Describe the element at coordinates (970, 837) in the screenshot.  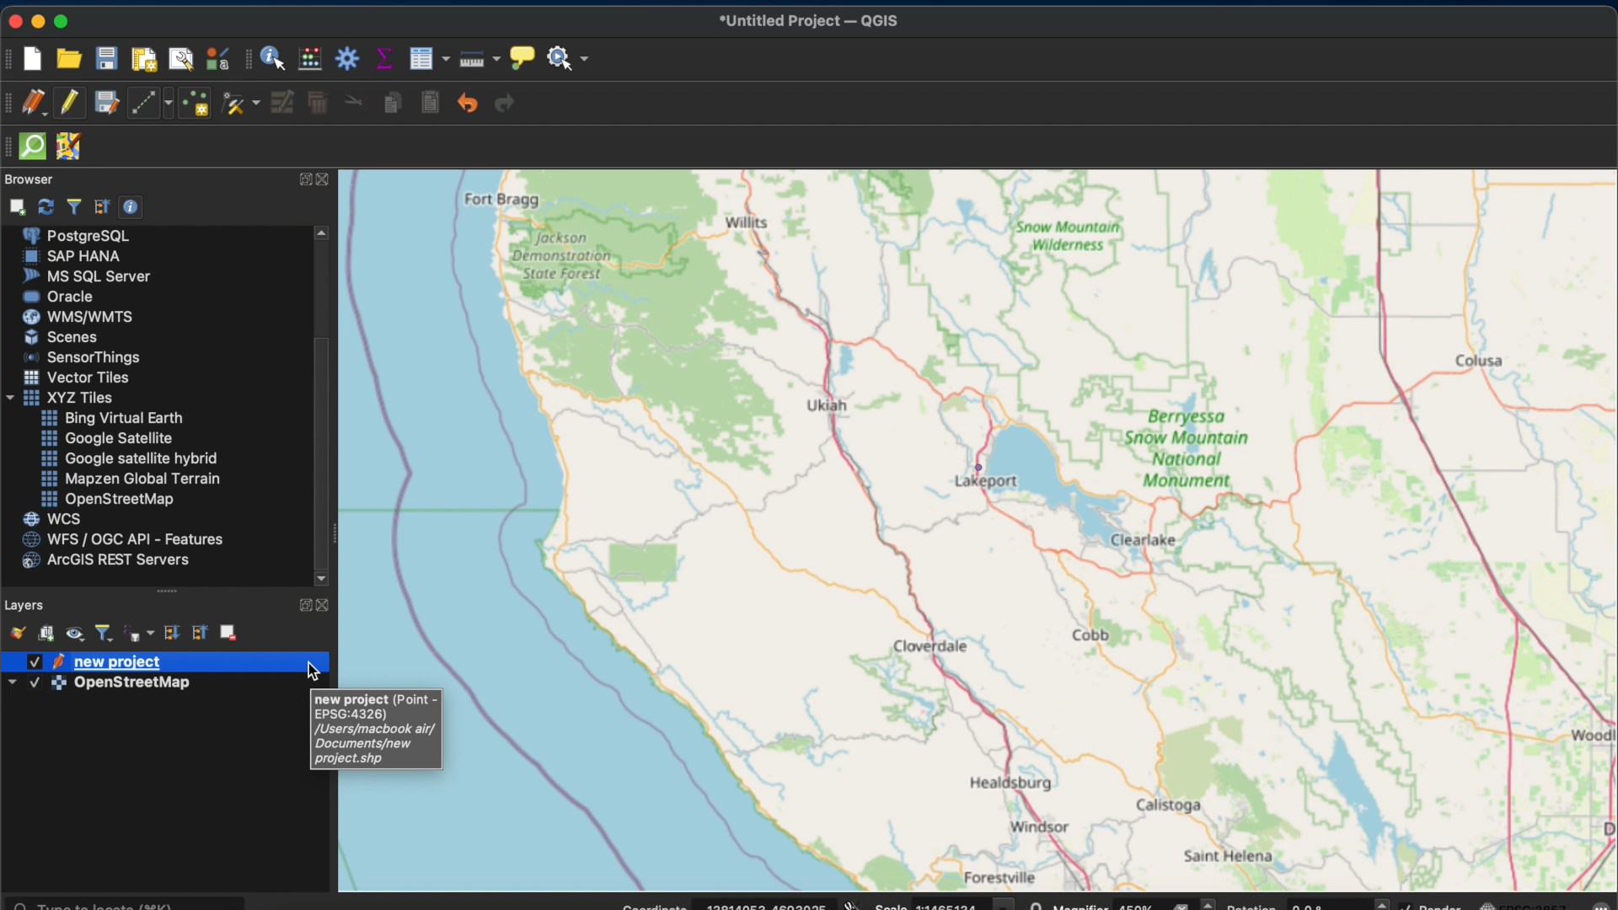
I see `open street map` at that location.